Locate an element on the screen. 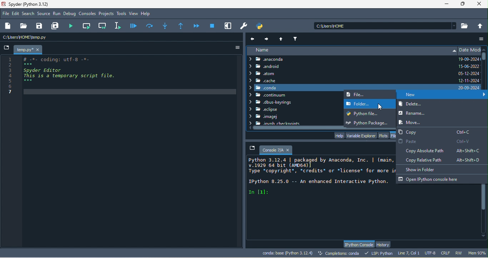 The height and width of the screenshot is (258, 488). preferences is located at coordinates (244, 26).